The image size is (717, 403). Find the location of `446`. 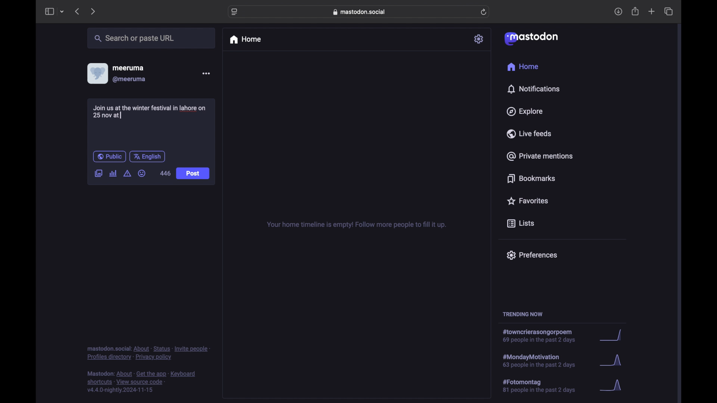

446 is located at coordinates (165, 173).